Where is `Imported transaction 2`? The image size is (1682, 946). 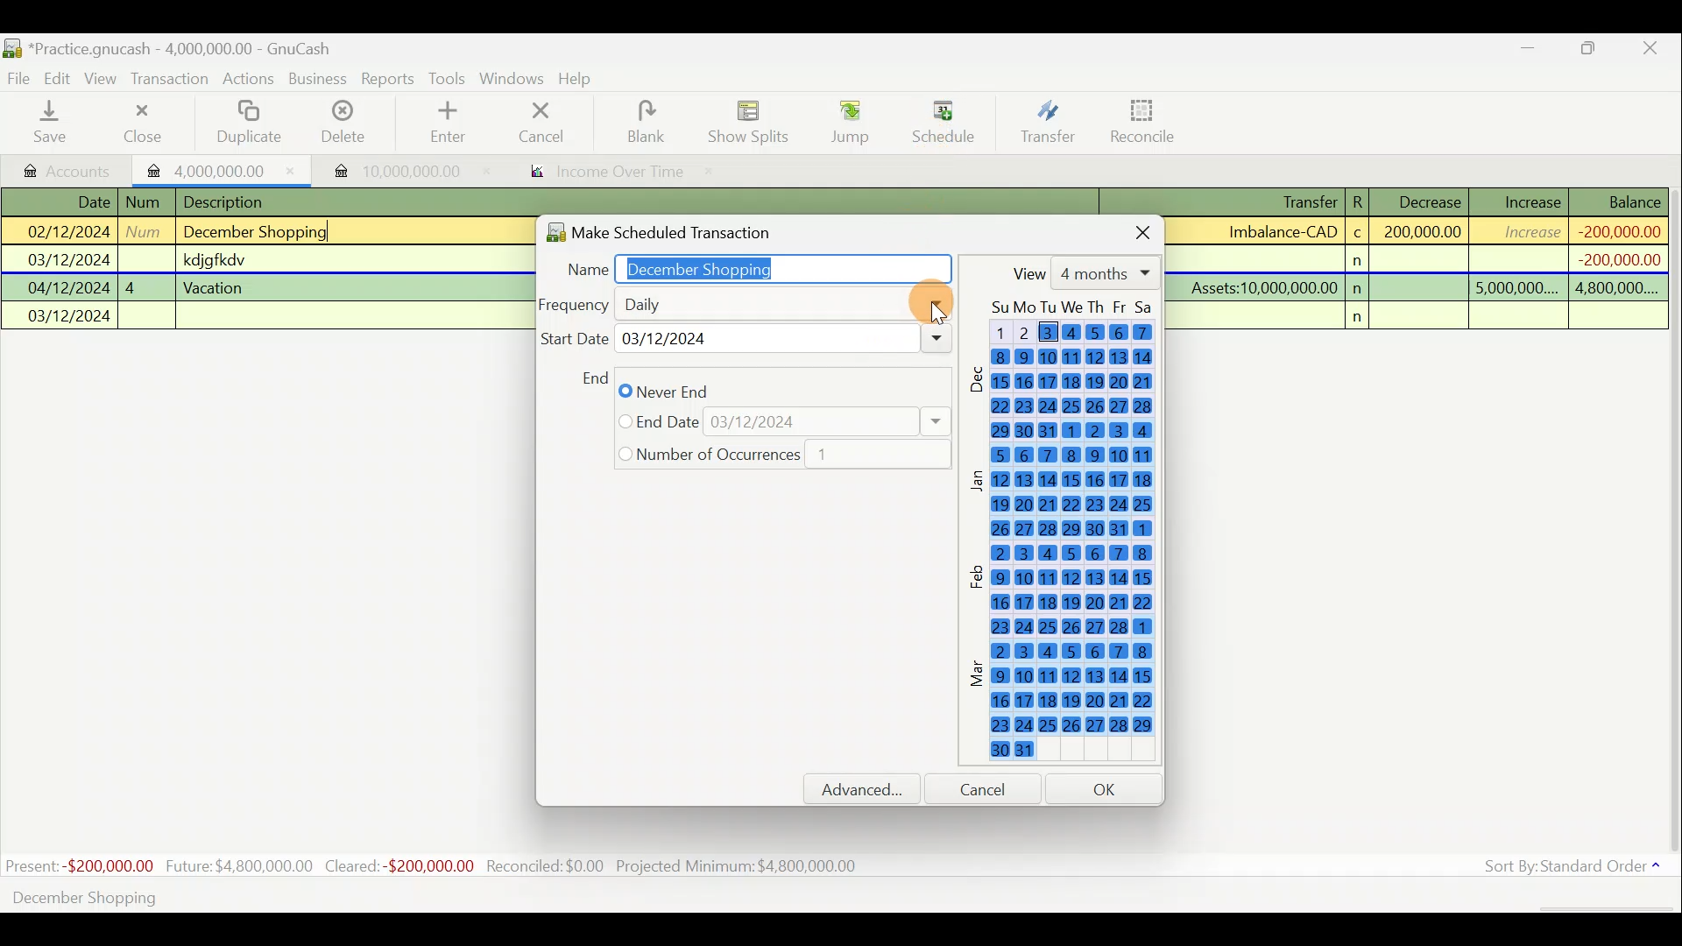 Imported transaction 2 is located at coordinates (392, 171).